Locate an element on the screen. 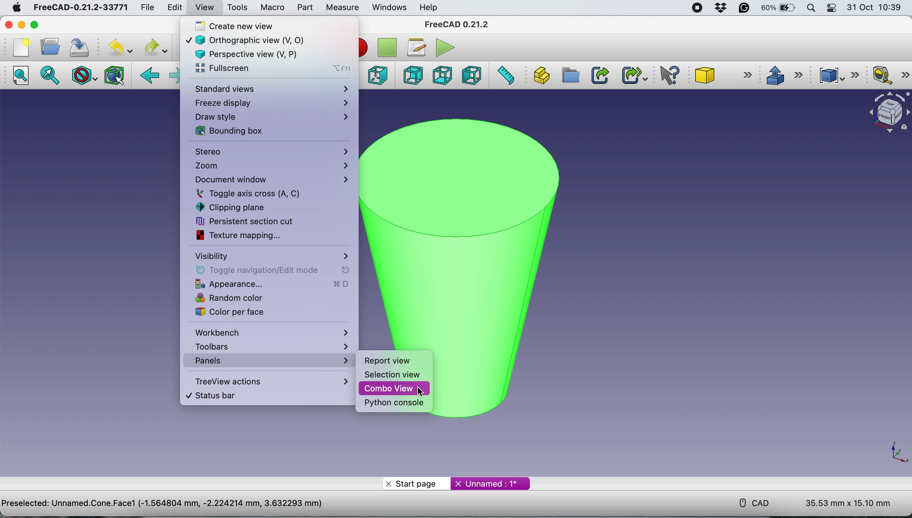 This screenshot has height=518, width=912. mesure linear is located at coordinates (888, 76).